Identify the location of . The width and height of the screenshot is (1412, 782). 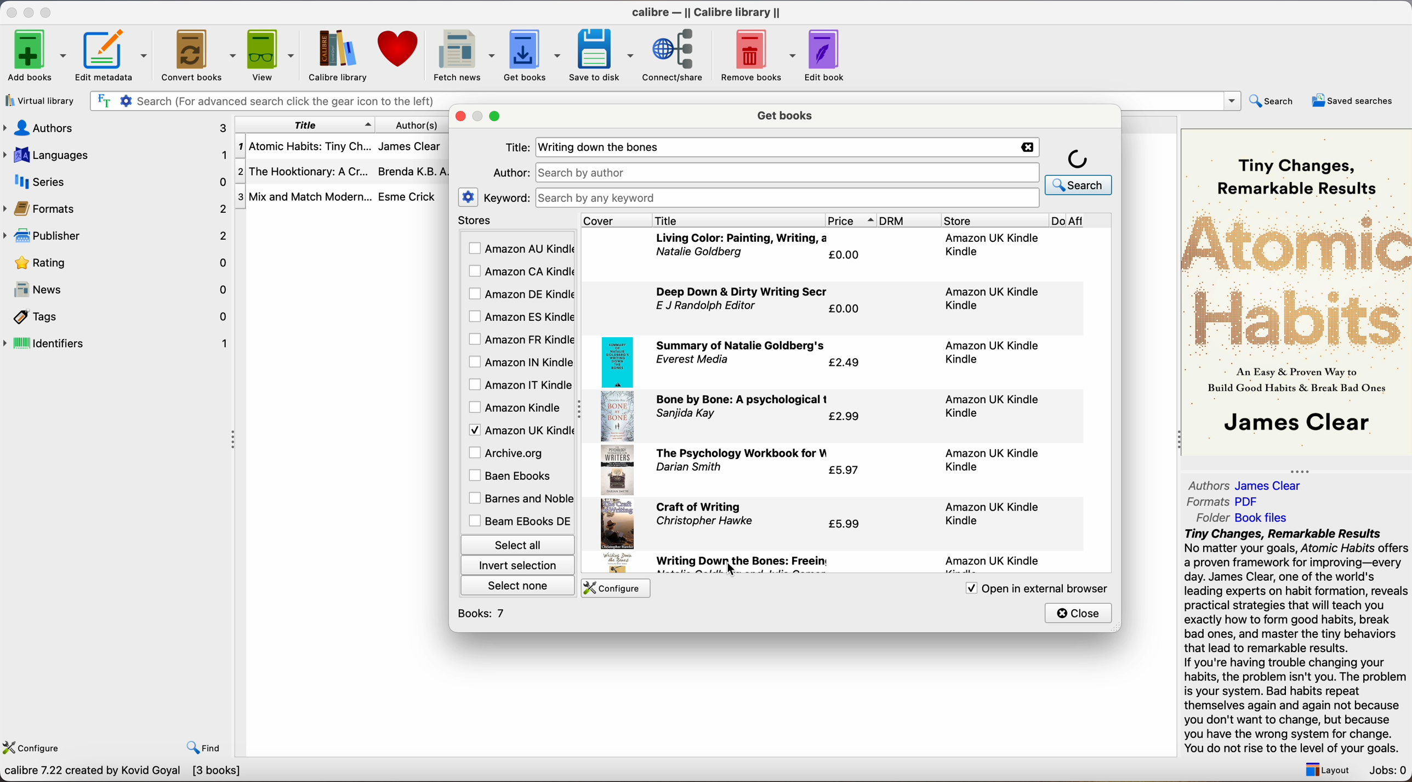
(698, 253).